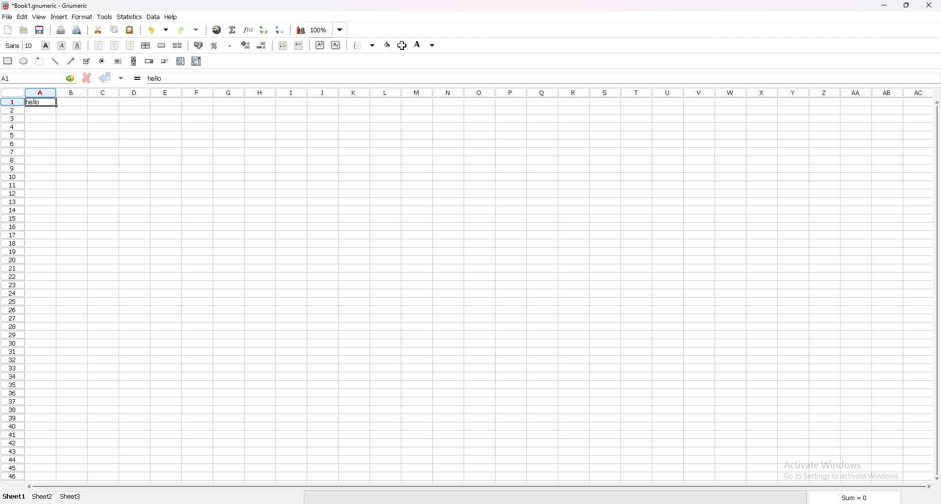 The height and width of the screenshot is (504, 941). Describe the element at coordinates (105, 77) in the screenshot. I see `accept changes` at that location.